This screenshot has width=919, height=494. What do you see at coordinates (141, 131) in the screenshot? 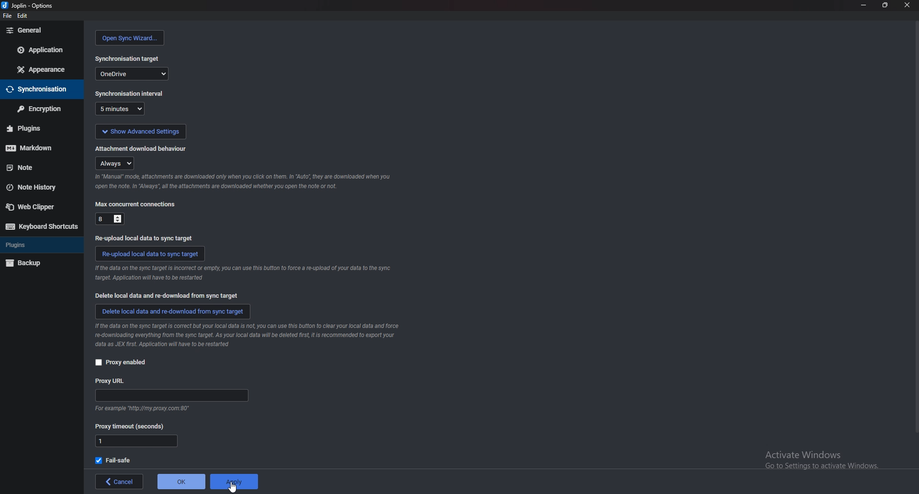
I see `show advanced settings` at bounding box center [141, 131].